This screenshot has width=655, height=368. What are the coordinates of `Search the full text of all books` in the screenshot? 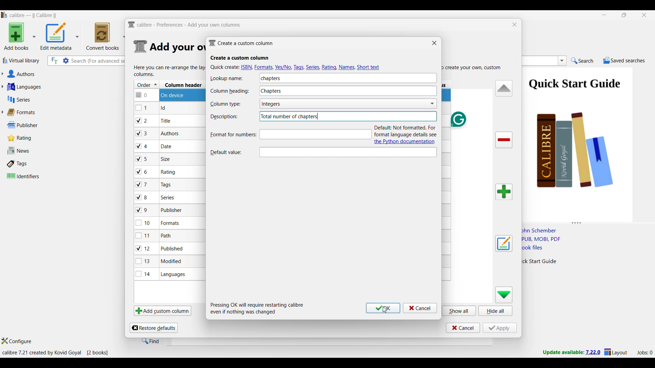 It's located at (54, 61).